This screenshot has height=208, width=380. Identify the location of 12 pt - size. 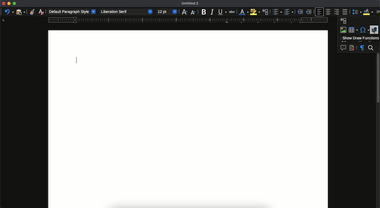
(167, 12).